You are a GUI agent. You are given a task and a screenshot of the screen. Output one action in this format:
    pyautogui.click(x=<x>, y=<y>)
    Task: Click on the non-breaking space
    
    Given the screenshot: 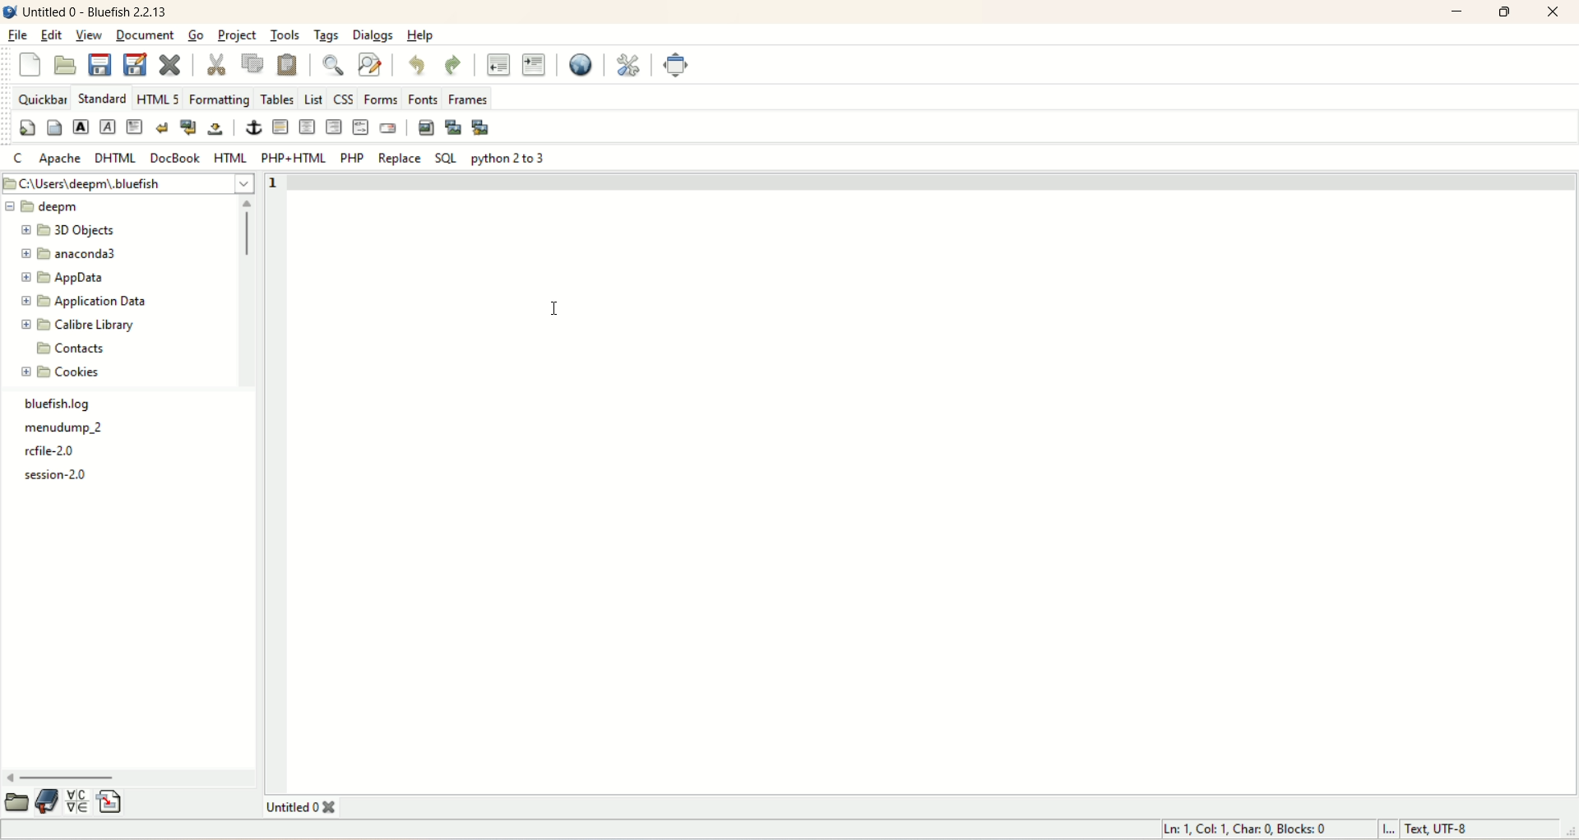 What is the action you would take?
    pyautogui.click(x=218, y=128)
    